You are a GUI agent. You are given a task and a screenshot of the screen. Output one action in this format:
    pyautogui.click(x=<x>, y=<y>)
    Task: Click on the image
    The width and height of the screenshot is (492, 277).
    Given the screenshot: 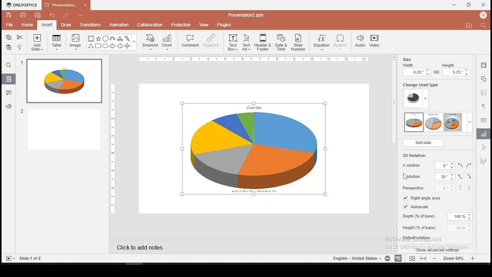 What is the action you would take?
    pyautogui.click(x=75, y=43)
    